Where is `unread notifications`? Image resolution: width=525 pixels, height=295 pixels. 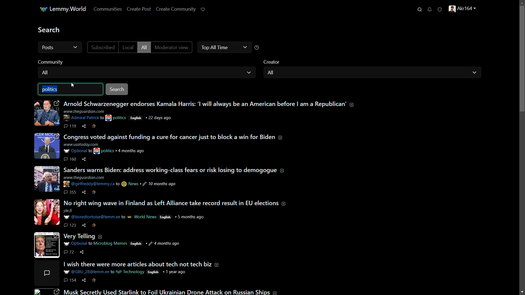
unread notifications is located at coordinates (430, 10).